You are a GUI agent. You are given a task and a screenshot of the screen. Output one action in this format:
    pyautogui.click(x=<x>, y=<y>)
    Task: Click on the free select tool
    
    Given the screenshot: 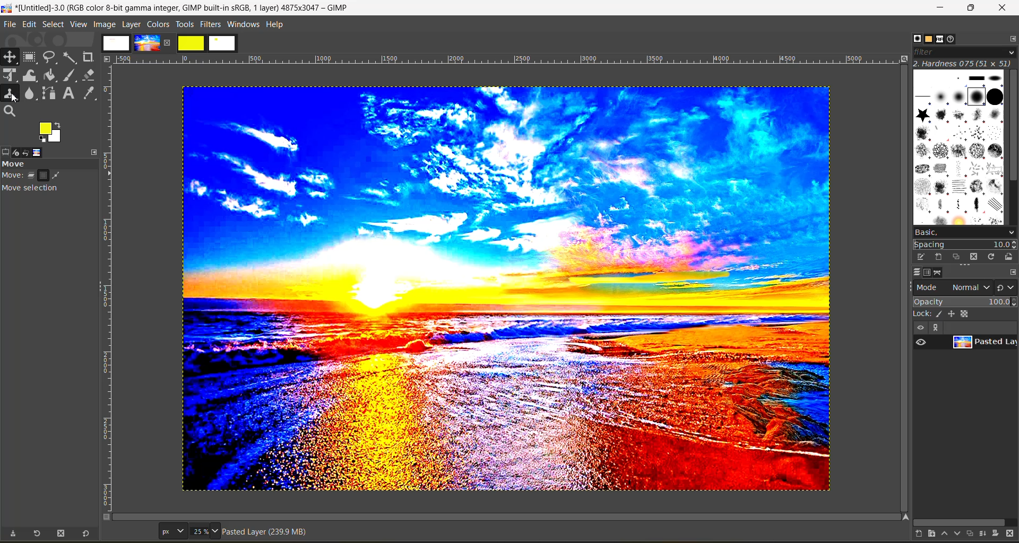 What is the action you would take?
    pyautogui.click(x=51, y=57)
    